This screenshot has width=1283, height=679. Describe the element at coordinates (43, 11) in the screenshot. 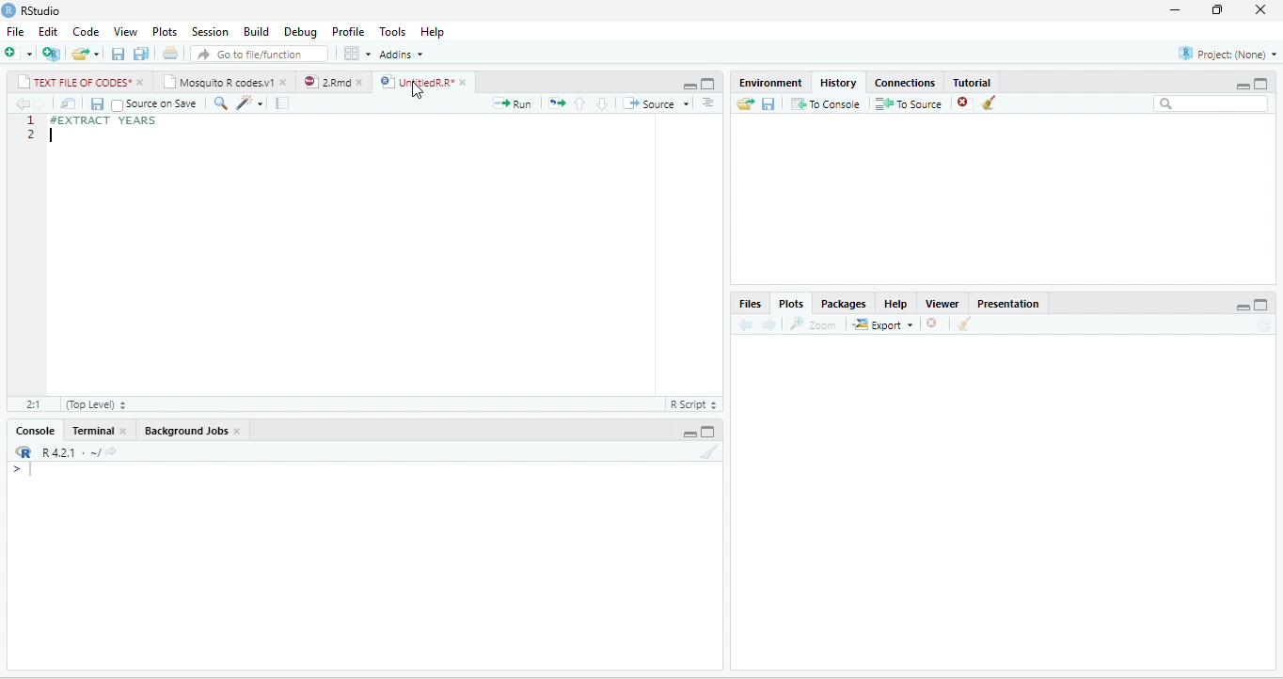

I see `RStudio` at that location.